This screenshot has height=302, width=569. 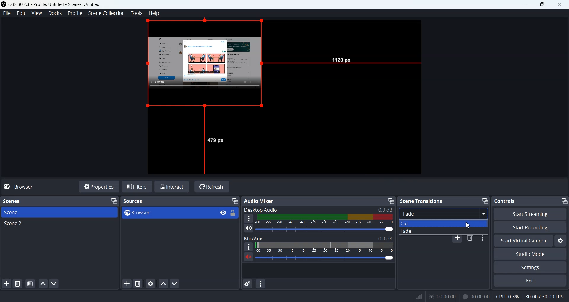 What do you see at coordinates (545, 297) in the screenshot?
I see `` at bounding box center [545, 297].